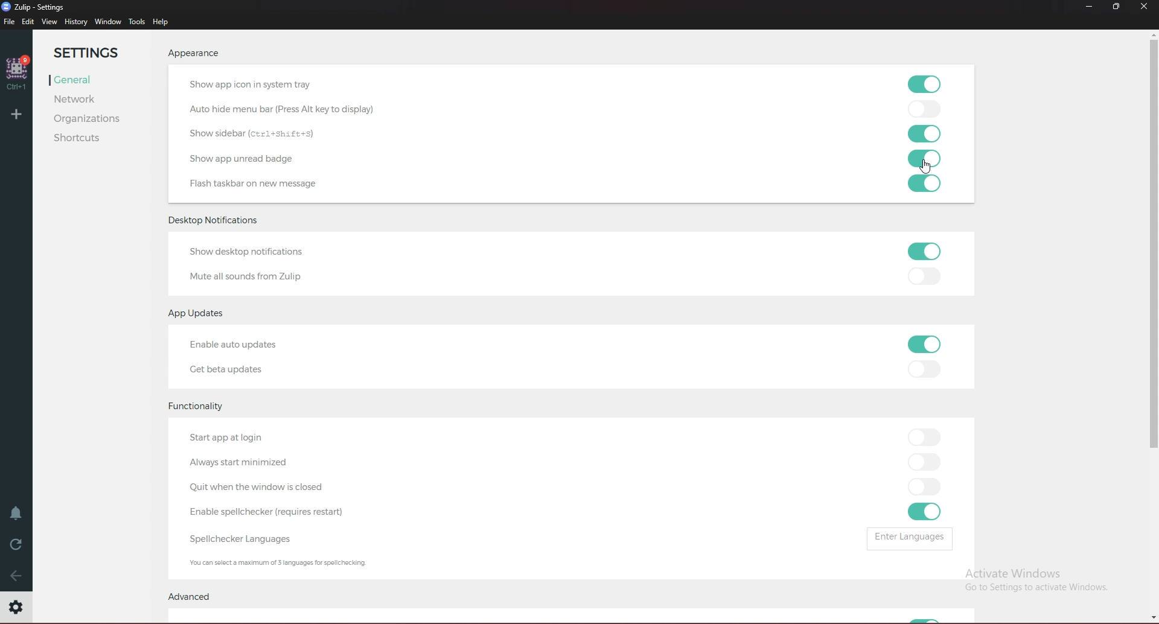  What do you see at coordinates (197, 596) in the screenshot?
I see `Advanced` at bounding box center [197, 596].